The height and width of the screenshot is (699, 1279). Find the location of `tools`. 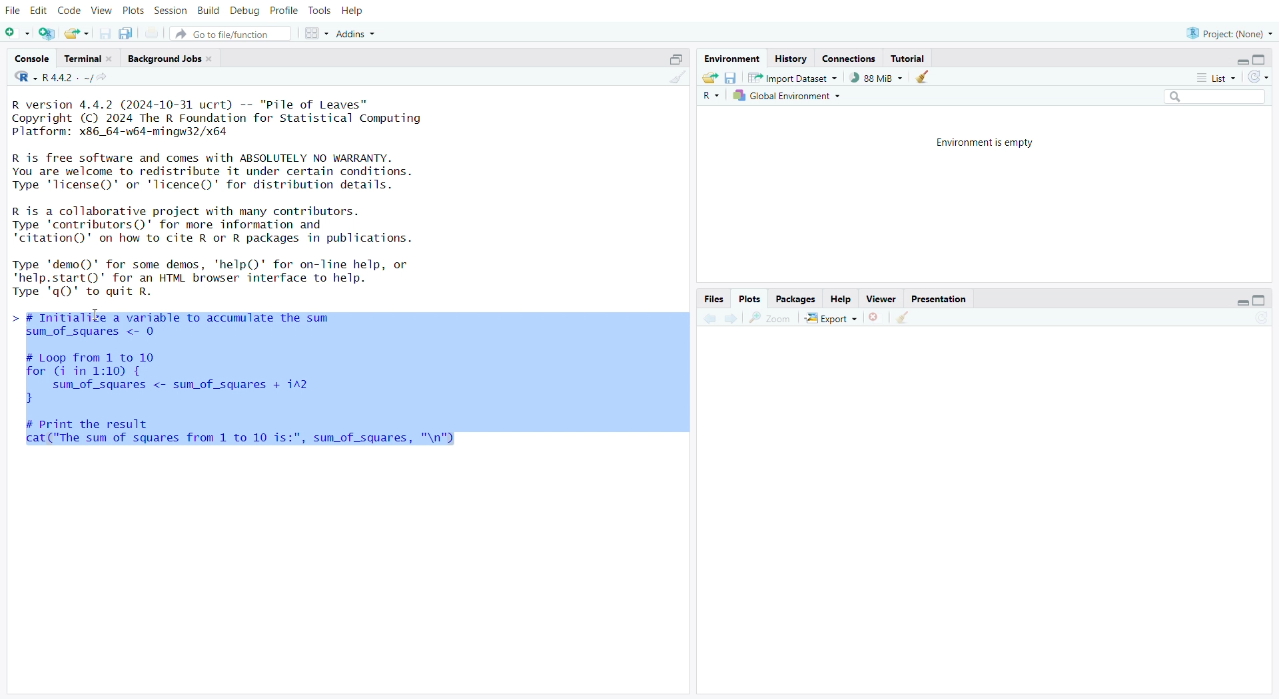

tools is located at coordinates (320, 11).